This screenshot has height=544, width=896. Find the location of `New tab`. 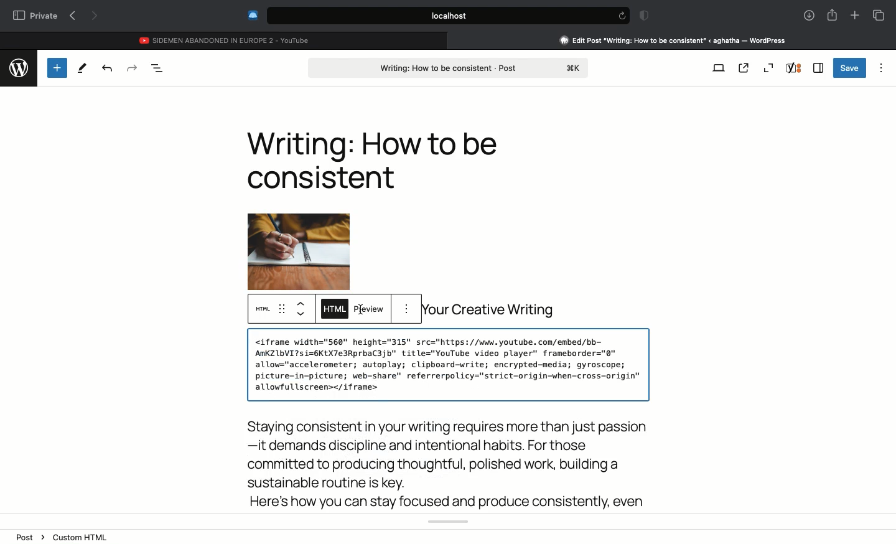

New tab is located at coordinates (855, 16).